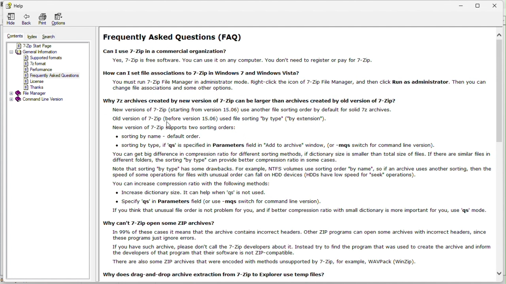 The height and width of the screenshot is (284, 506). Describe the element at coordinates (60, 20) in the screenshot. I see `options` at that location.